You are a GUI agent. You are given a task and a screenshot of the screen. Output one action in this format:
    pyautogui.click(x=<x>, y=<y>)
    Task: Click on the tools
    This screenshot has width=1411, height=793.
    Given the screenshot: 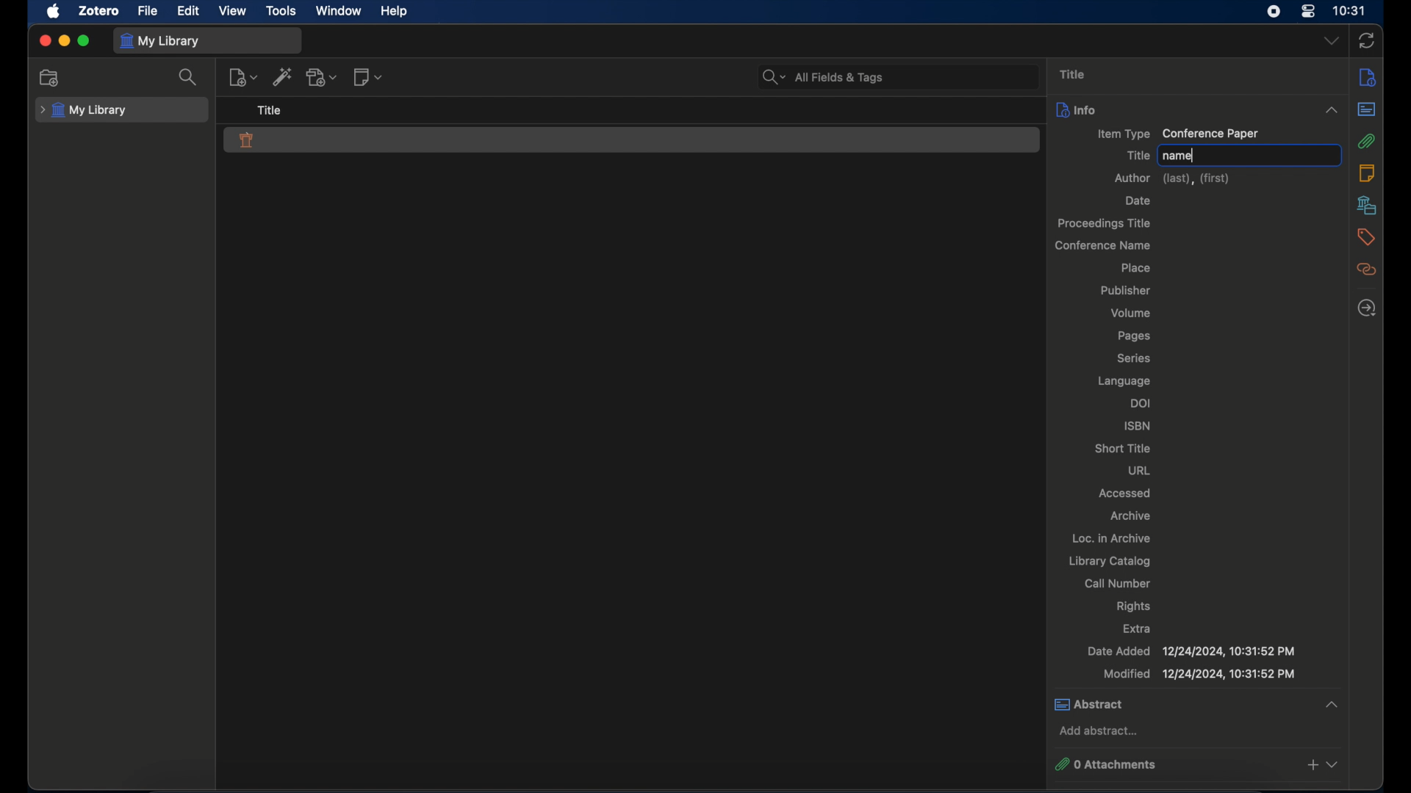 What is the action you would take?
    pyautogui.click(x=281, y=11)
    